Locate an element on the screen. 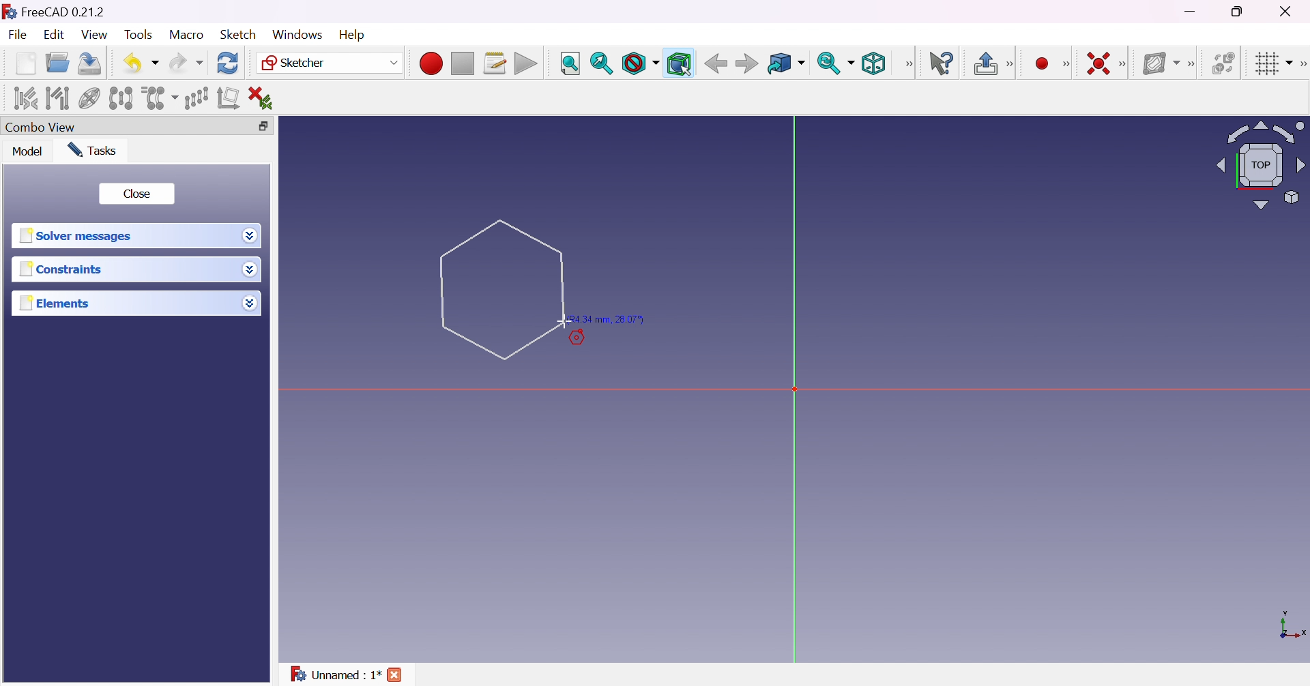 Image resolution: width=1310 pixels, height=686 pixels. Minimize is located at coordinates (1192, 11).